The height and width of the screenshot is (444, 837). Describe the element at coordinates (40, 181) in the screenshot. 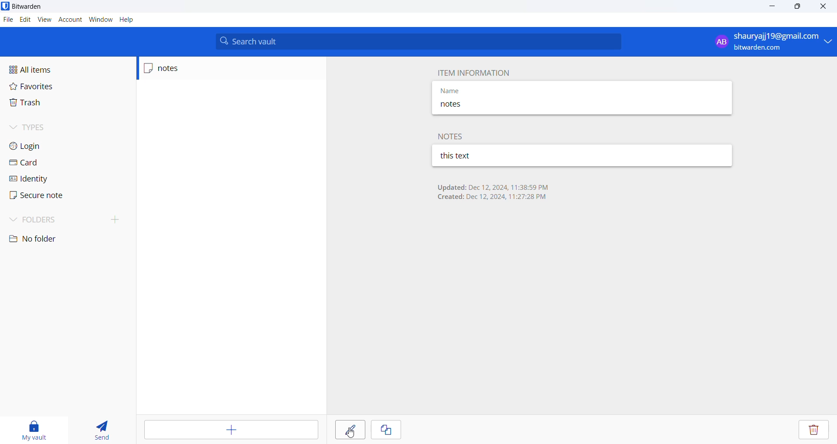

I see `identity` at that location.